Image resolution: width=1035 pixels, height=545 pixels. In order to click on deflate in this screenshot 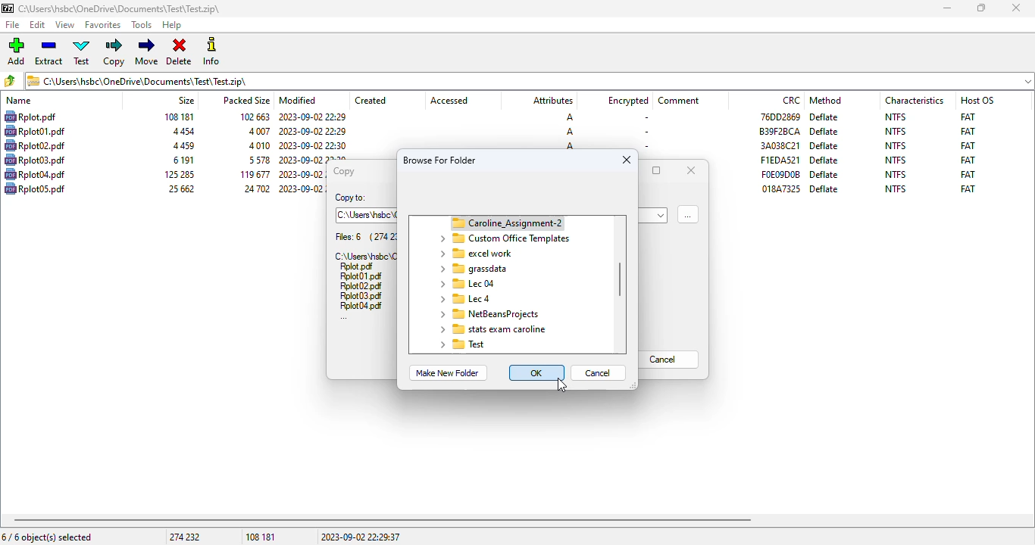, I will do `click(824, 188)`.